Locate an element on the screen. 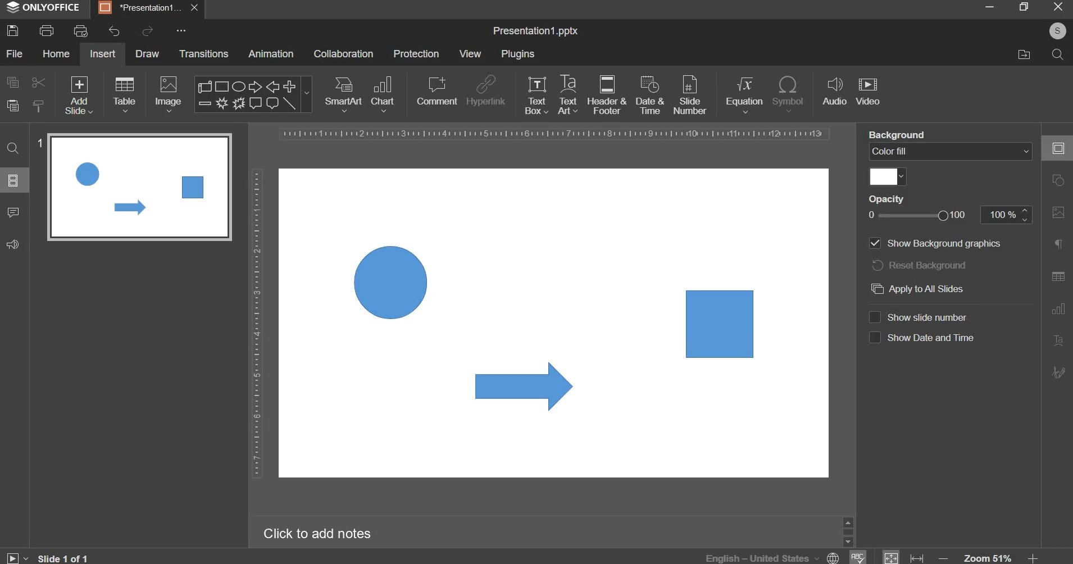 Image resolution: width=1073 pixels, height=564 pixels. exit is located at coordinates (1058, 6).